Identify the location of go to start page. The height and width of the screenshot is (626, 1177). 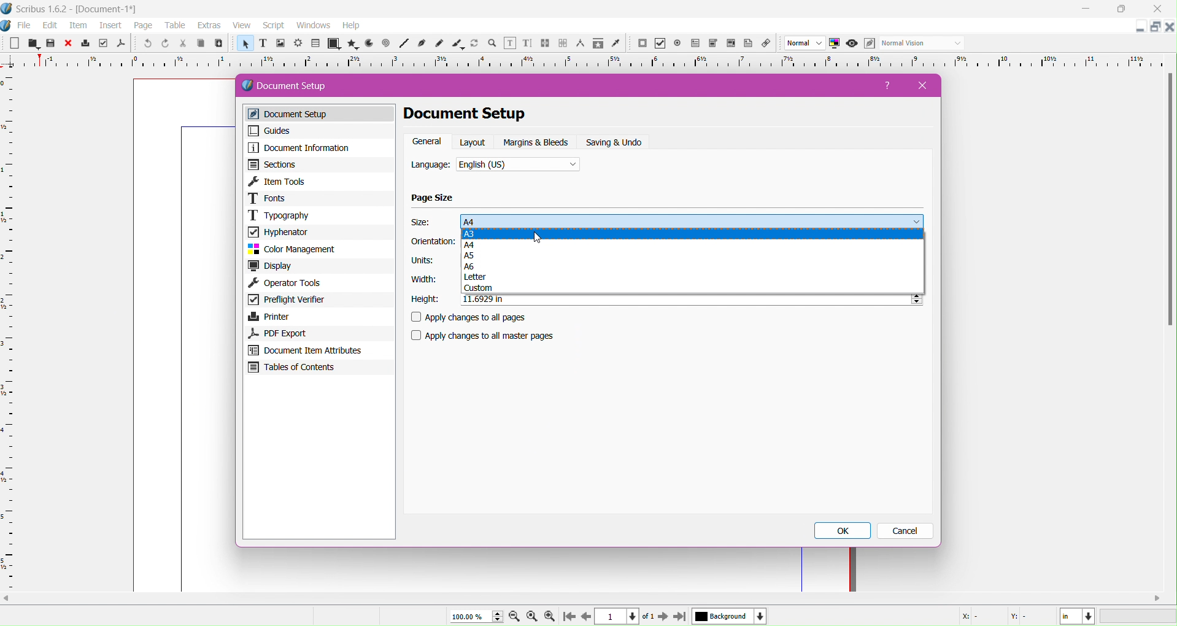
(568, 617).